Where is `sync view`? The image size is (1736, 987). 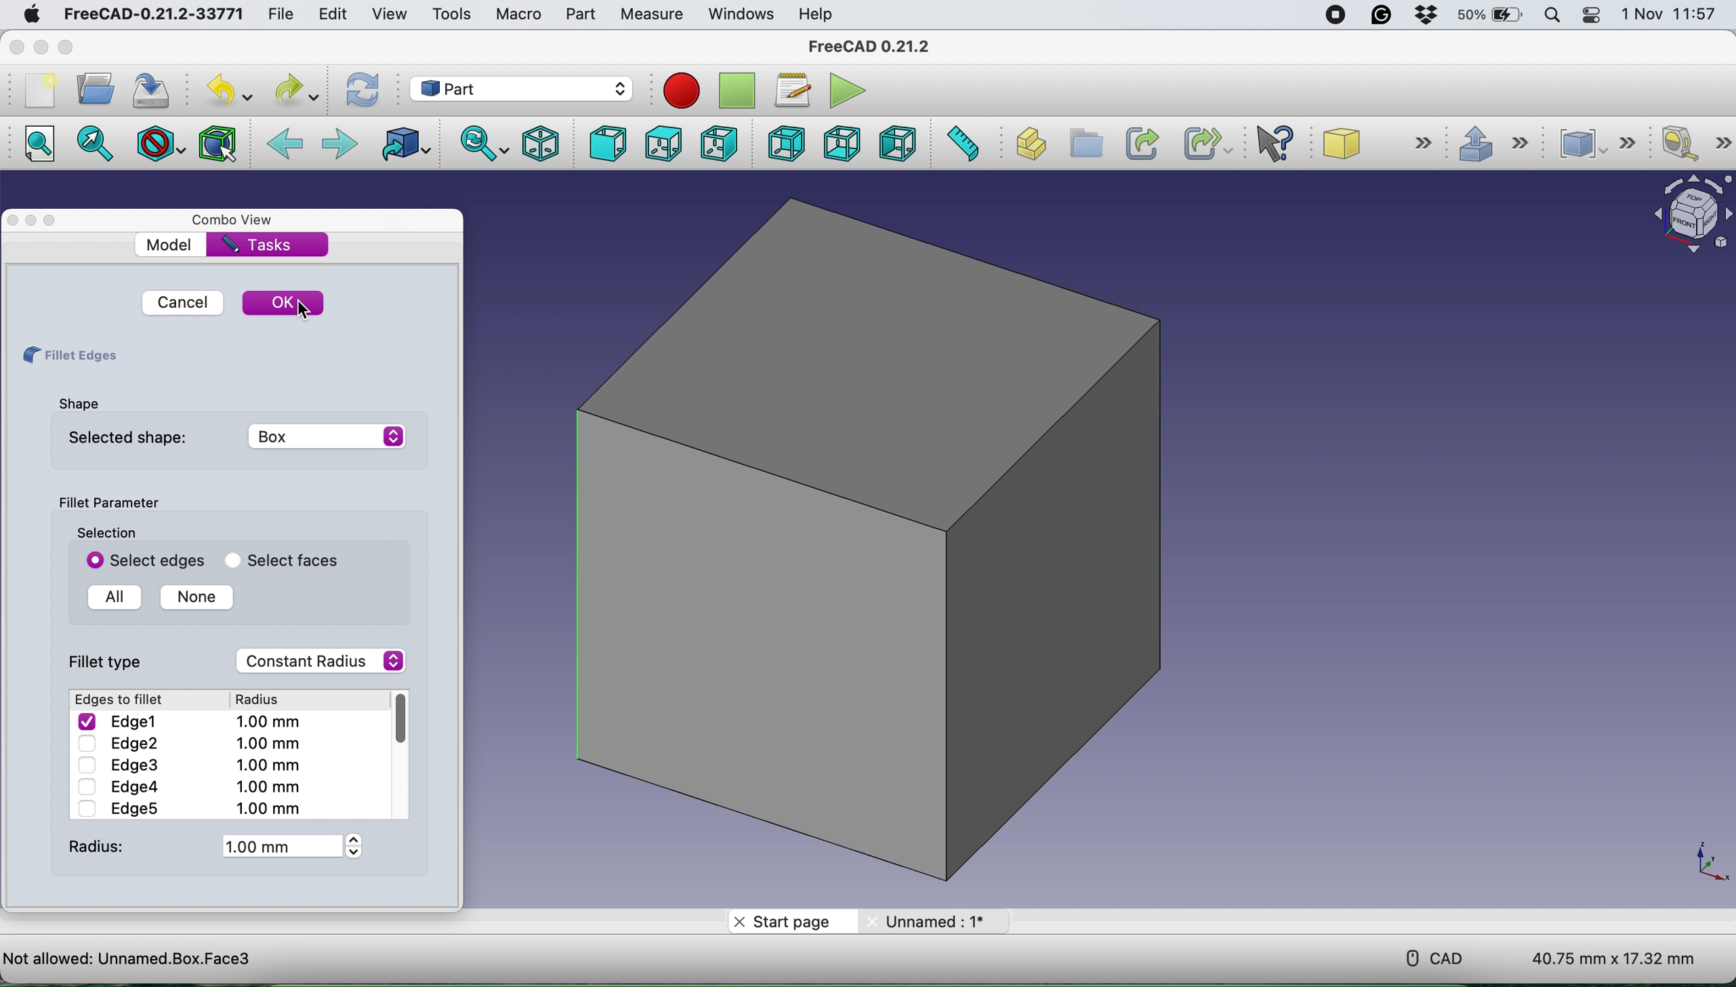 sync view is located at coordinates (480, 144).